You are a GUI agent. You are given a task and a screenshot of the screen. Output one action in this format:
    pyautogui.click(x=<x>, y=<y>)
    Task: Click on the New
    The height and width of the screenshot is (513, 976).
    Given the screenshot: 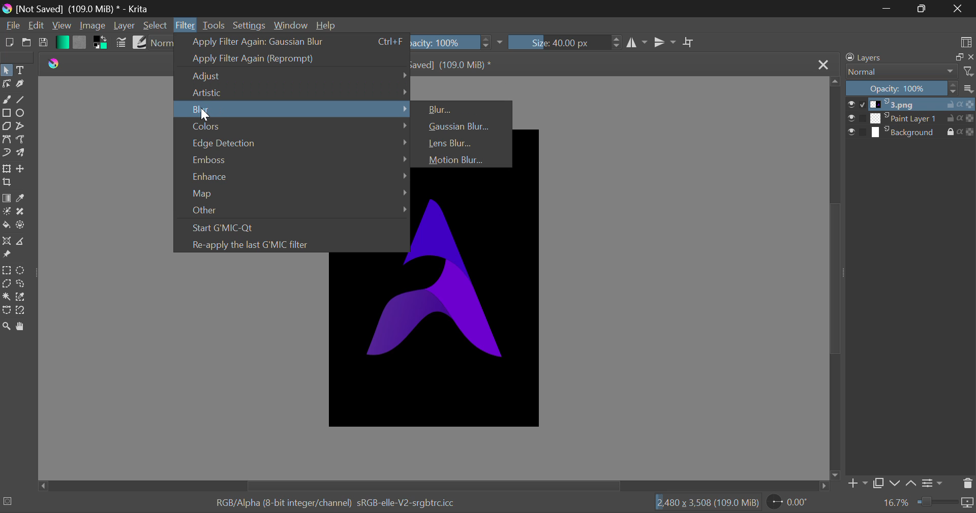 What is the action you would take?
    pyautogui.click(x=9, y=43)
    